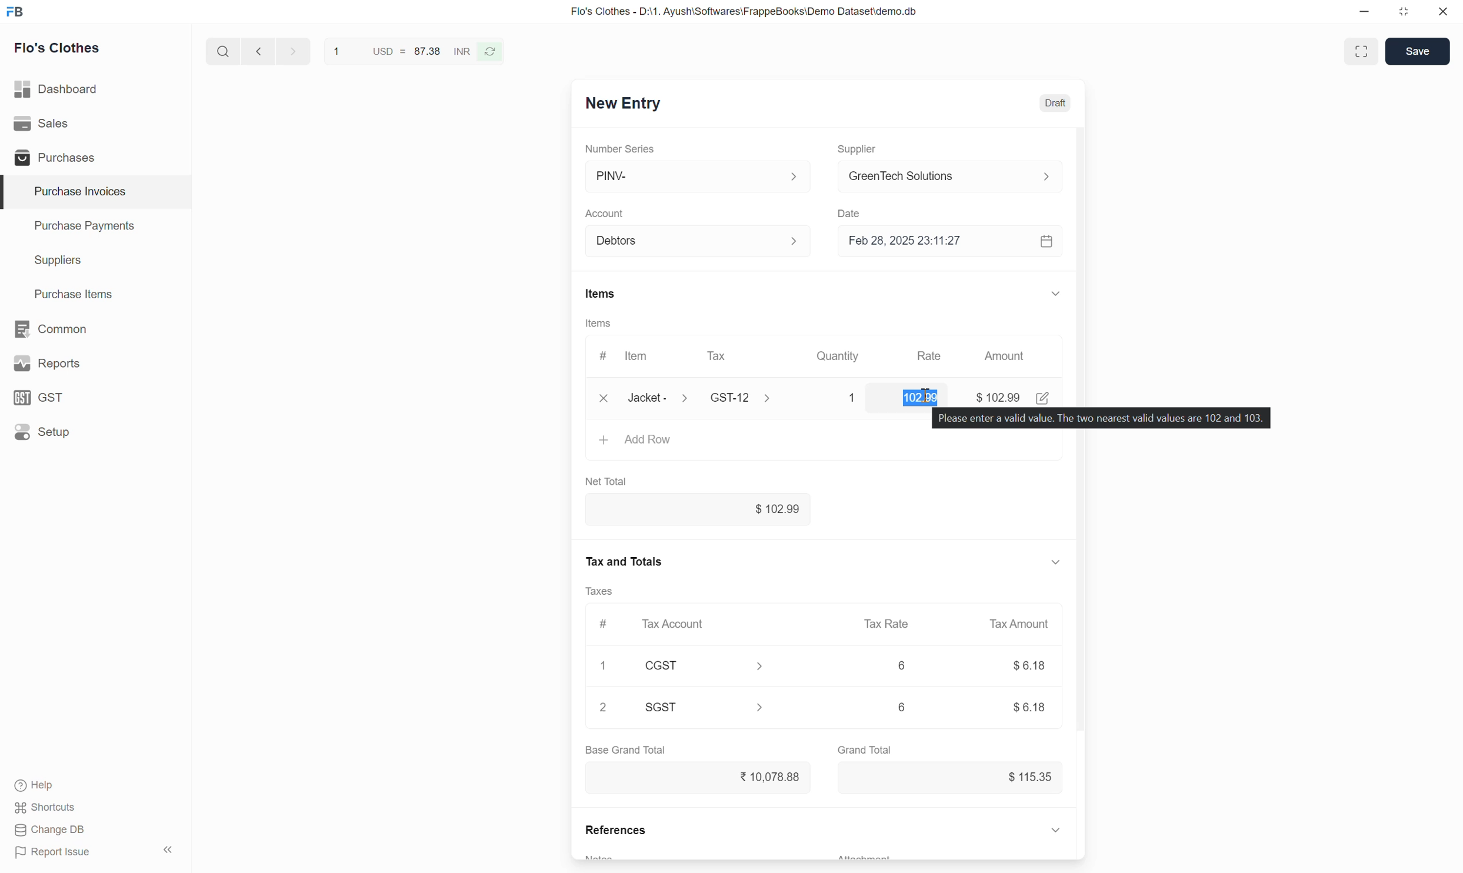 This screenshot has width=1463, height=873. I want to click on Close, so click(604, 398).